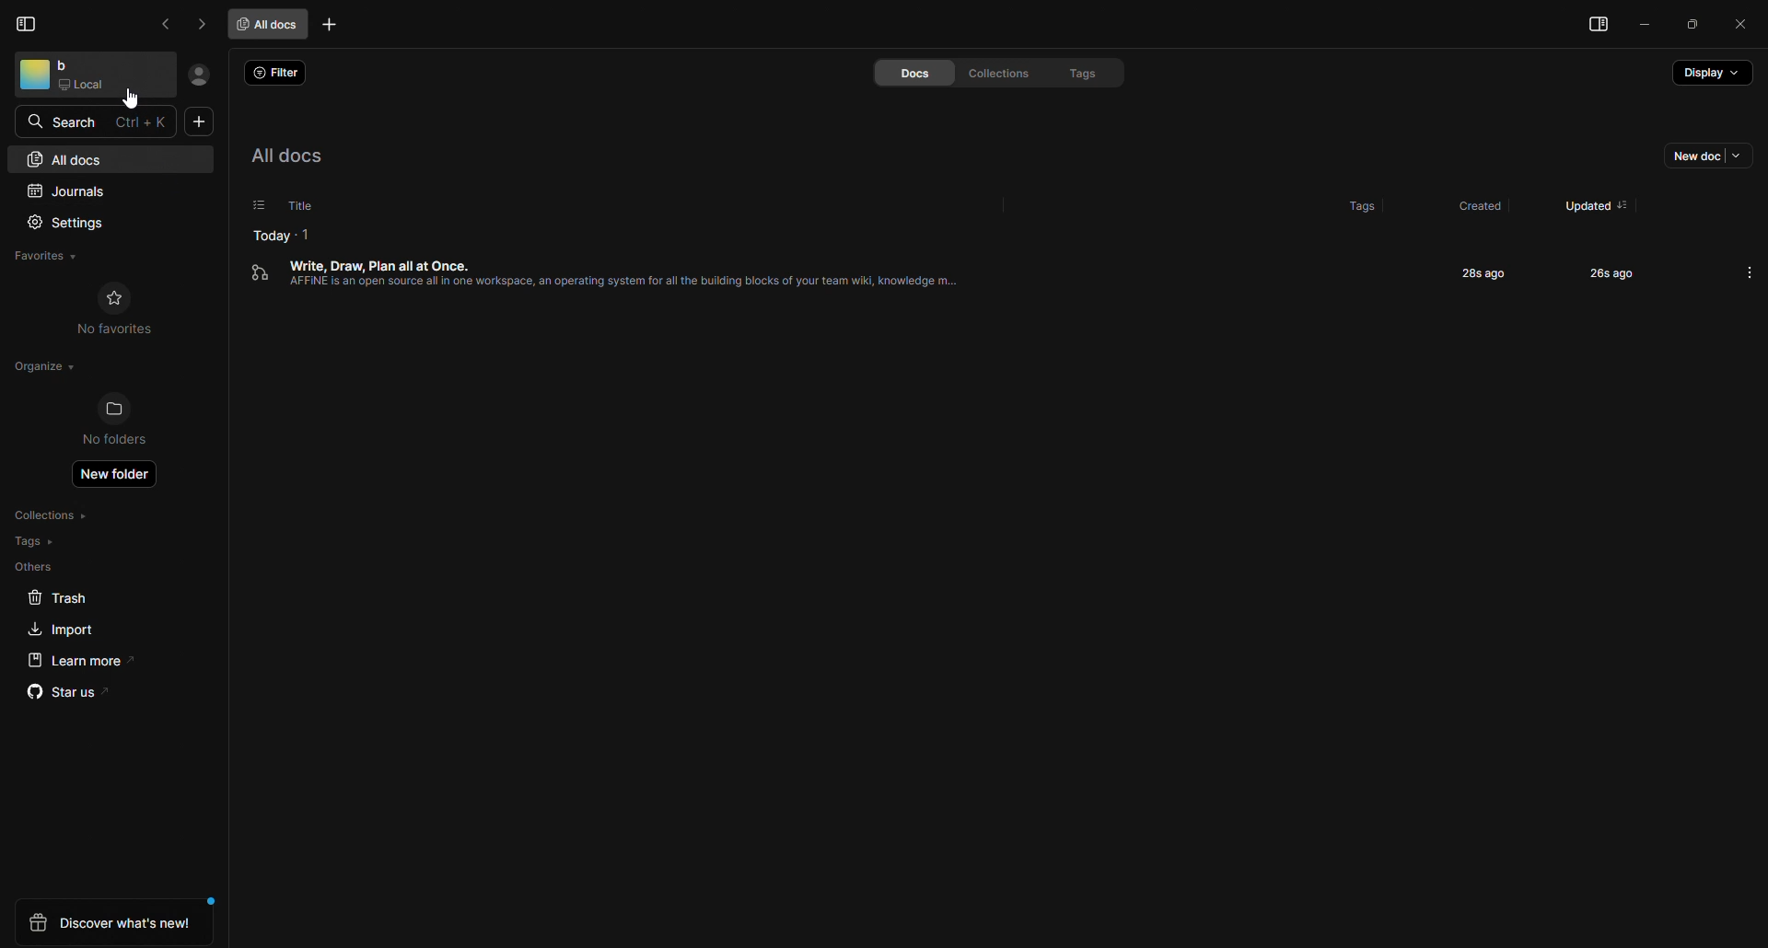  Describe the element at coordinates (1475, 206) in the screenshot. I see `created` at that location.